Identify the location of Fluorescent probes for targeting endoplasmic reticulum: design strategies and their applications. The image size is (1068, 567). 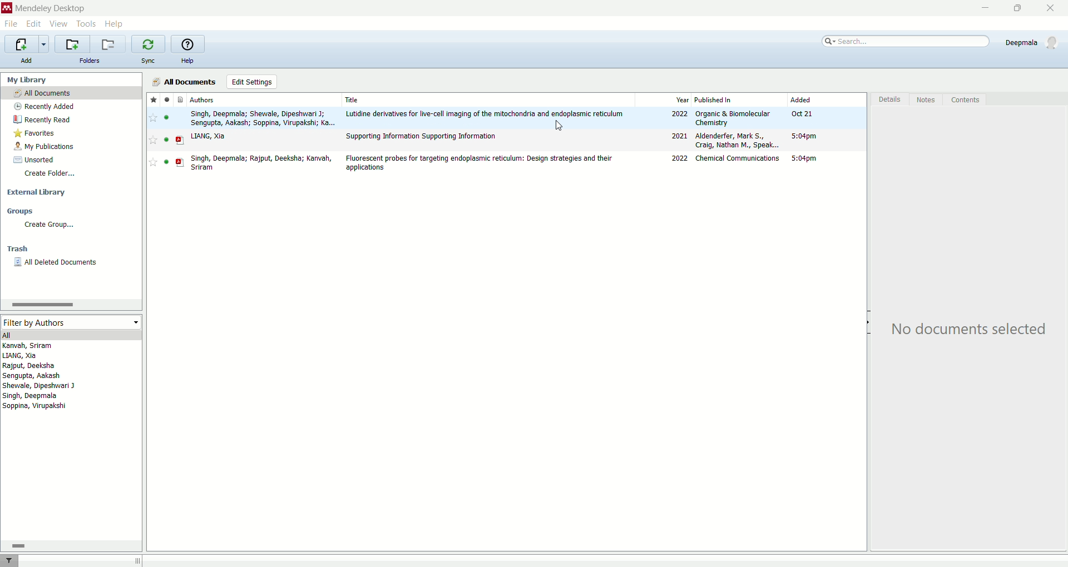
(478, 163).